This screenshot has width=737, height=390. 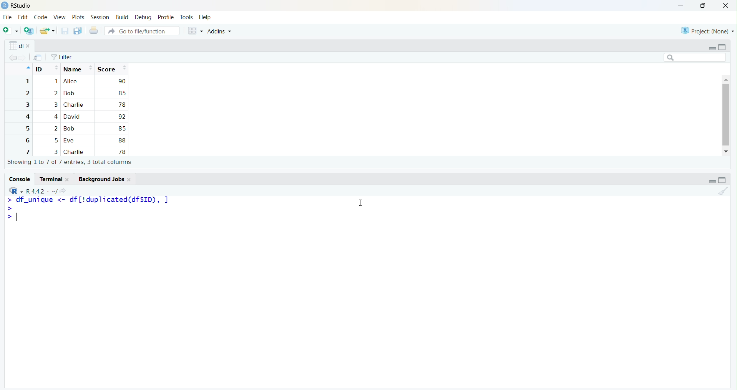 I want to click on clear, so click(x=722, y=190).